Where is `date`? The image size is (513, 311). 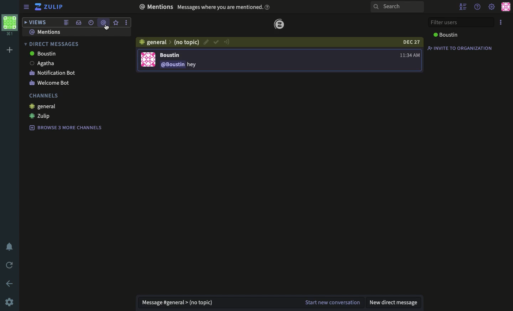
date is located at coordinates (413, 42).